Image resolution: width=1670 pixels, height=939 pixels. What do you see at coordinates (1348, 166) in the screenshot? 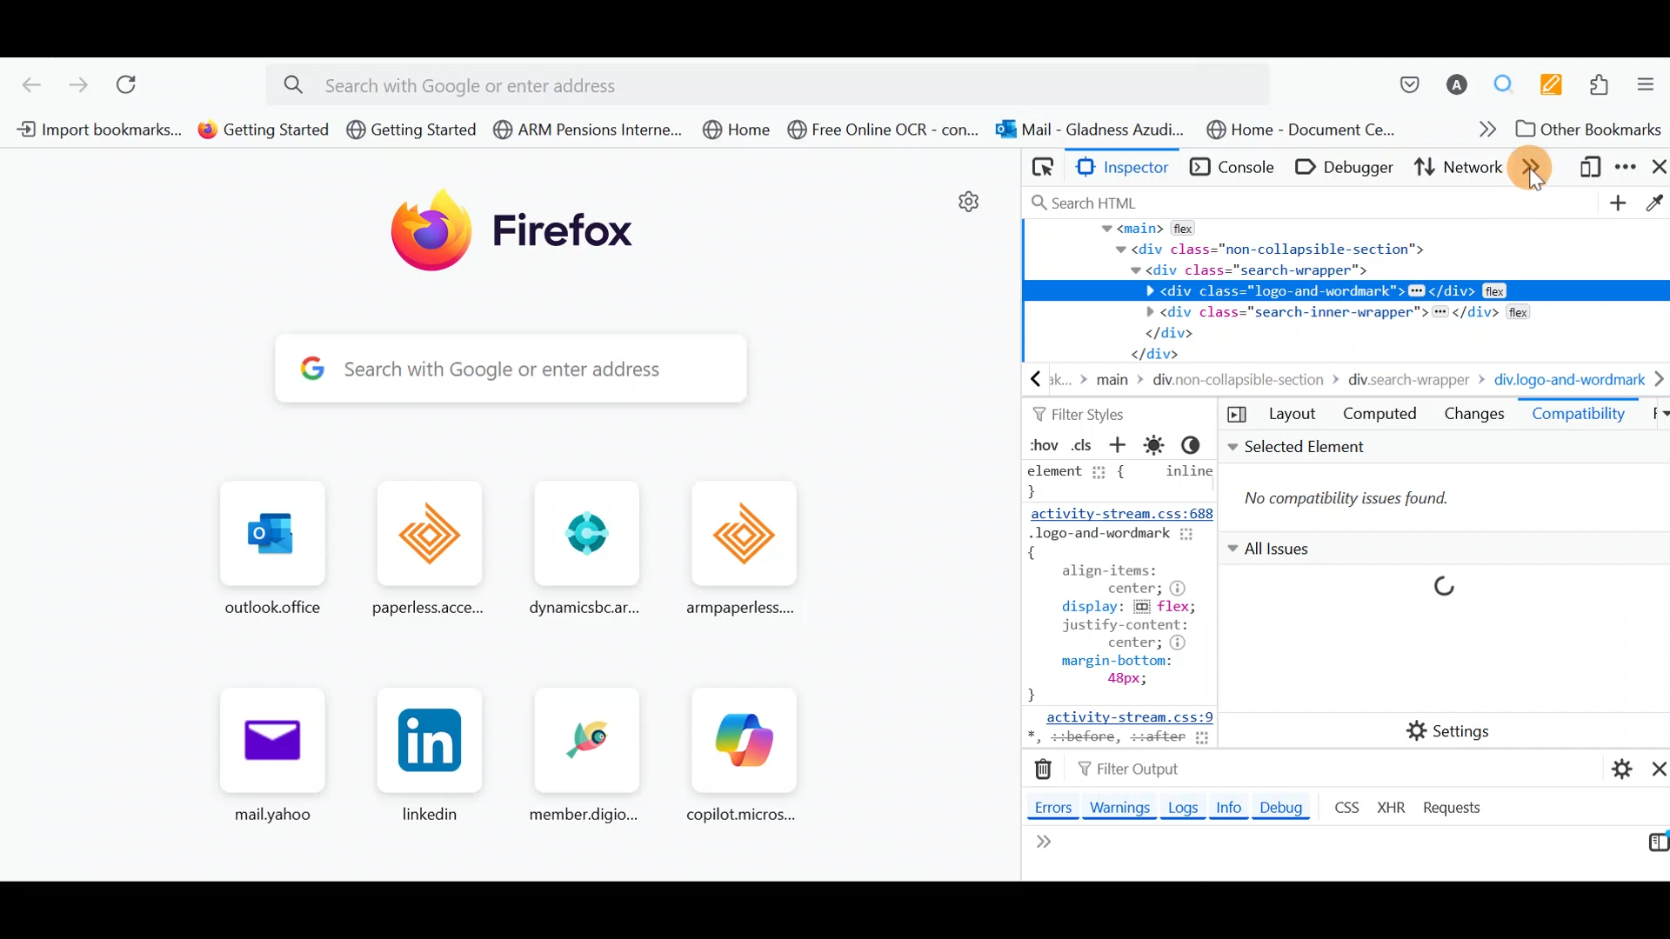
I see `Debugger` at bounding box center [1348, 166].